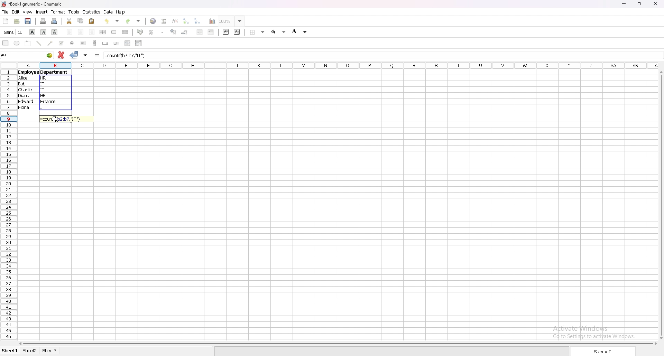  What do you see at coordinates (6, 43) in the screenshot?
I see `rectangle` at bounding box center [6, 43].